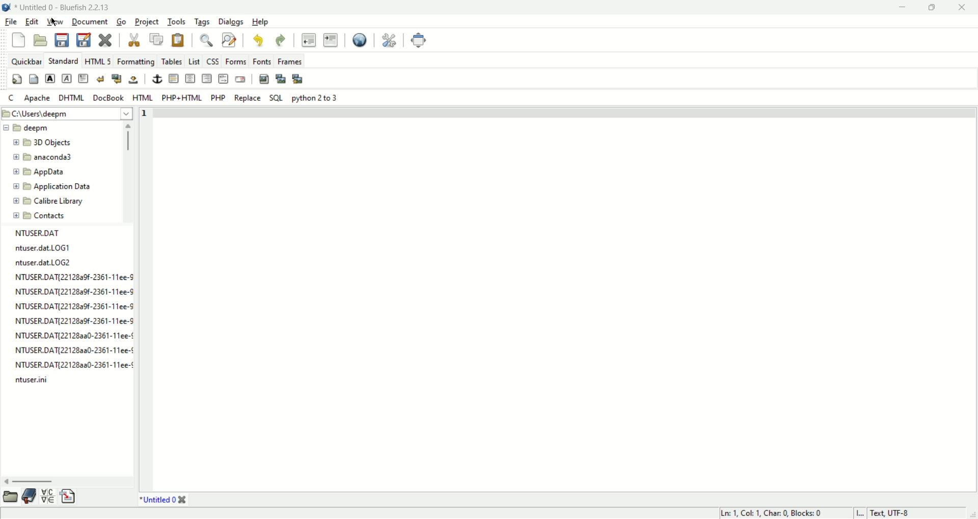 The height and width of the screenshot is (519, 978). What do you see at coordinates (69, 497) in the screenshot?
I see `snippet` at bounding box center [69, 497].